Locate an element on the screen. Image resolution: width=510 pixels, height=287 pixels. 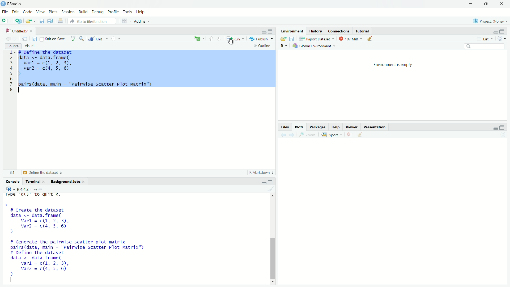
Knit is located at coordinates (98, 39).